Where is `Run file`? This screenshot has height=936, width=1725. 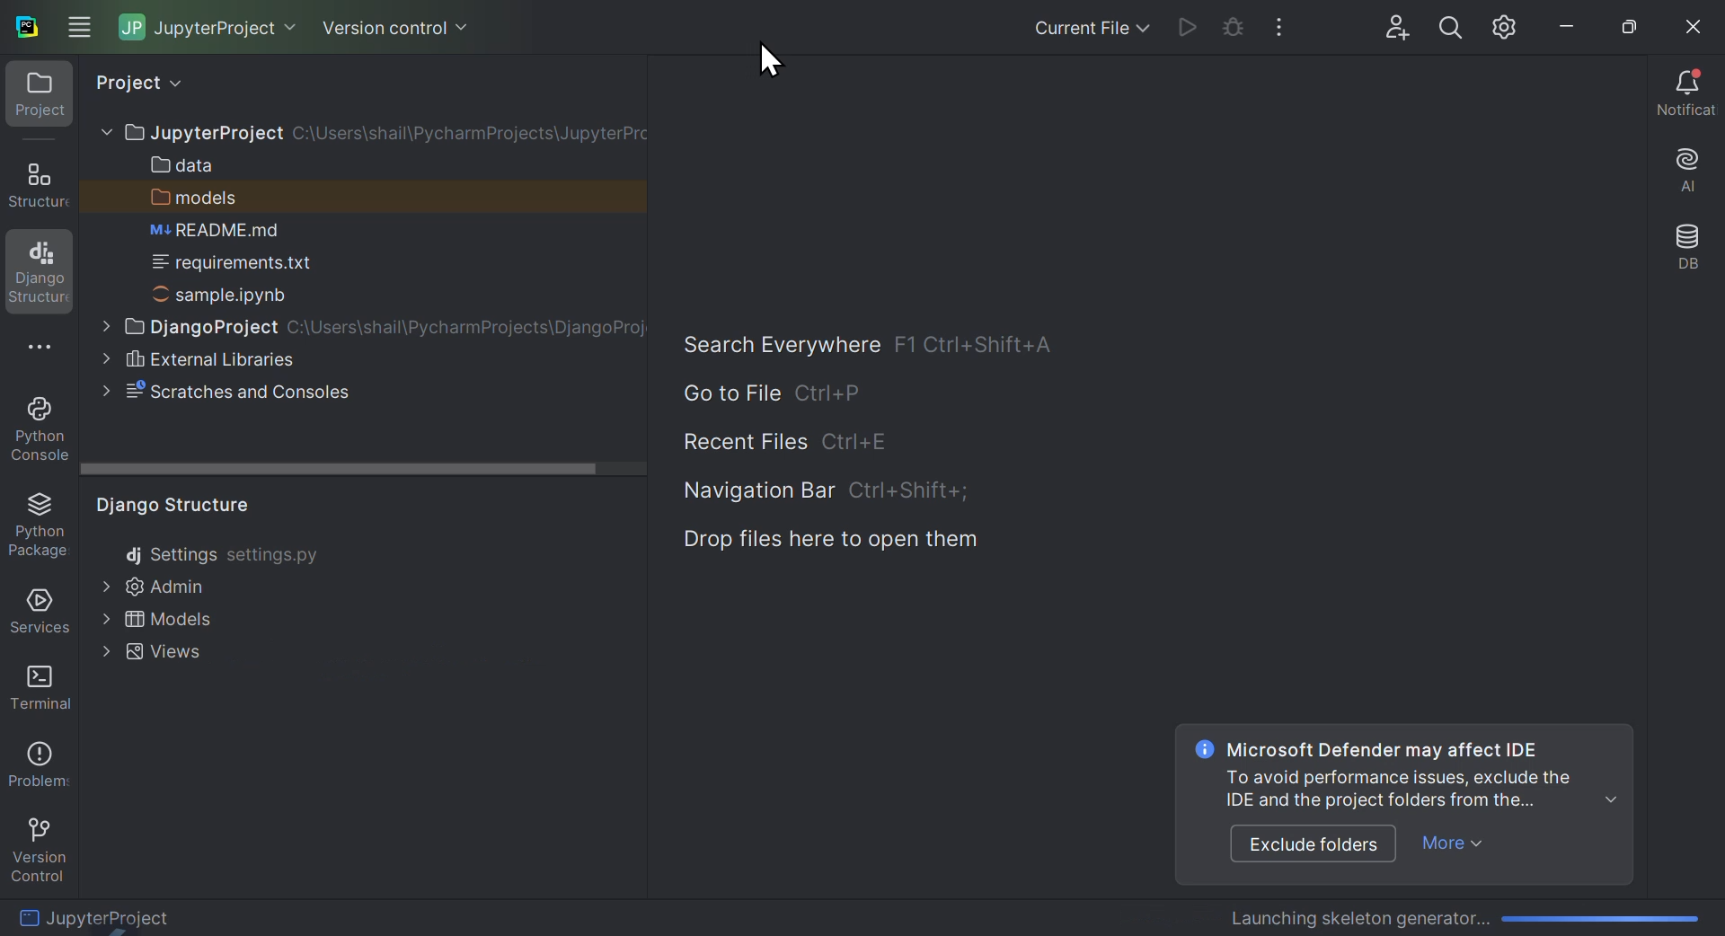
Run file is located at coordinates (1188, 29).